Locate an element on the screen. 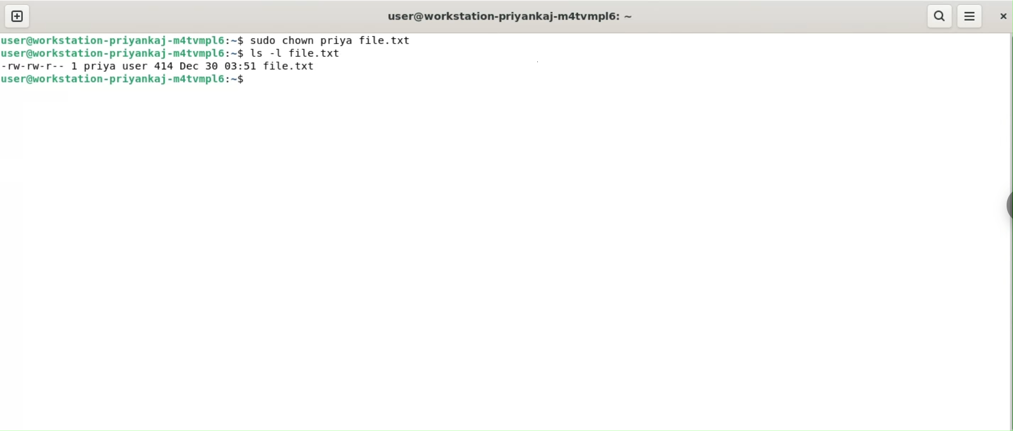 The width and height of the screenshot is (1013, 431). search is located at coordinates (940, 16).